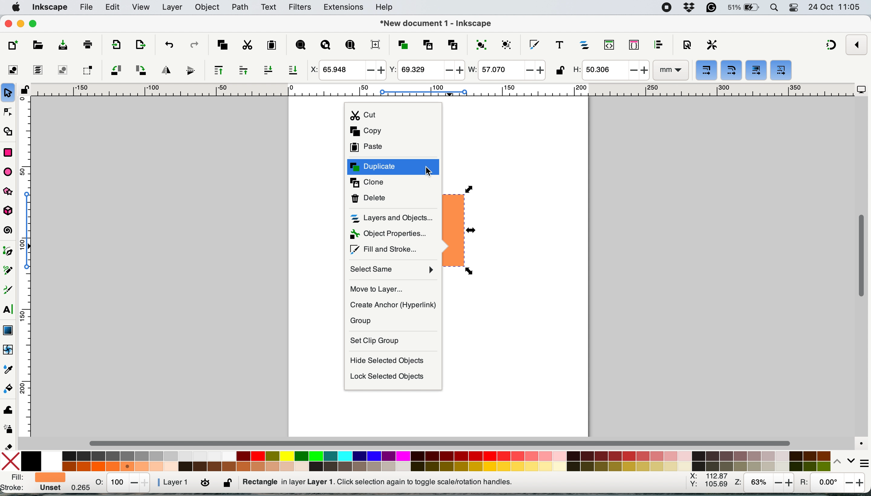 The width and height of the screenshot is (871, 496). Describe the element at coordinates (658, 45) in the screenshot. I see `align and distribute` at that location.